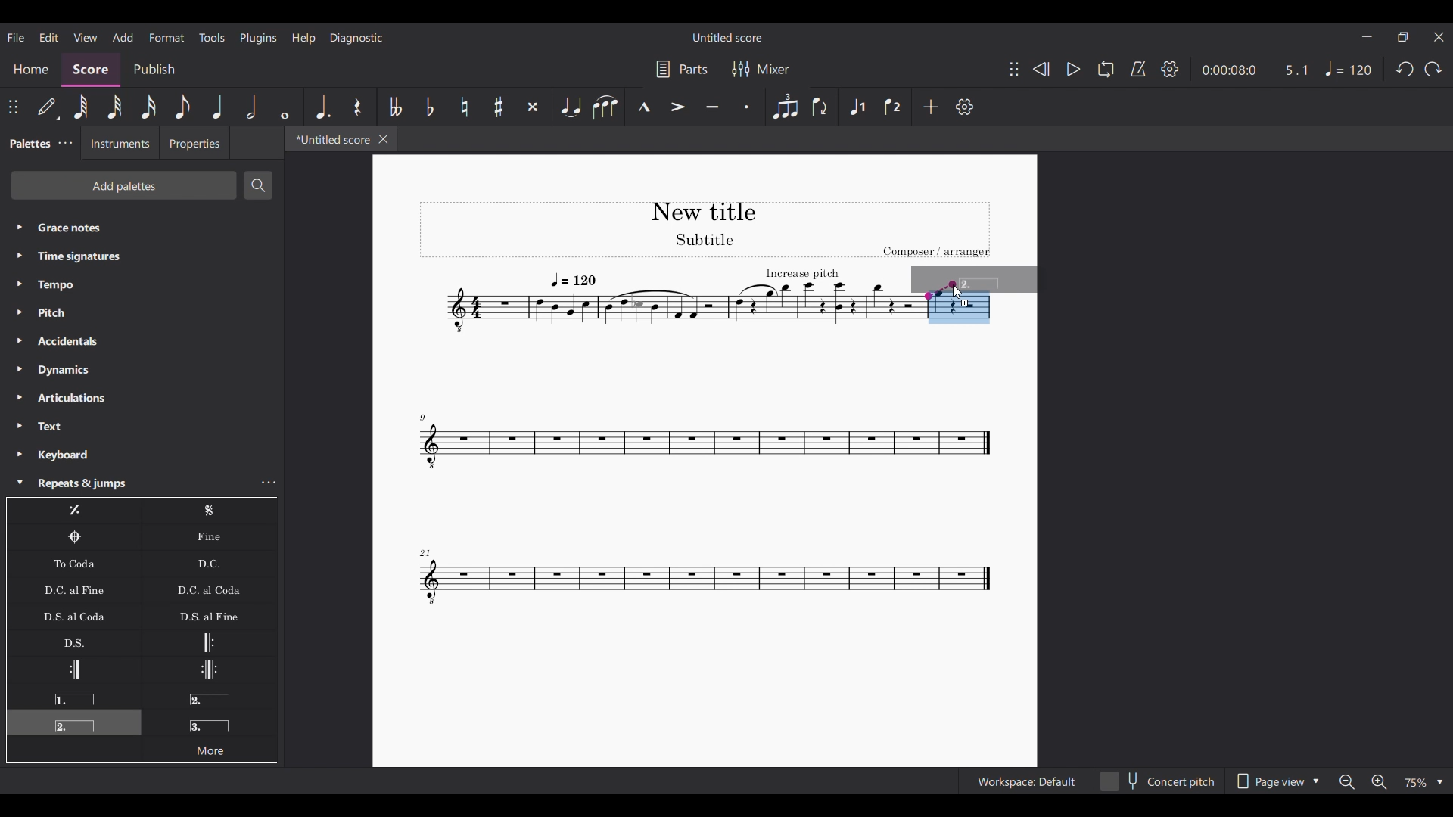 The width and height of the screenshot is (1453, 817). Describe the element at coordinates (129, 483) in the screenshot. I see `Repeats & jumps highlighted by cursor` at that location.